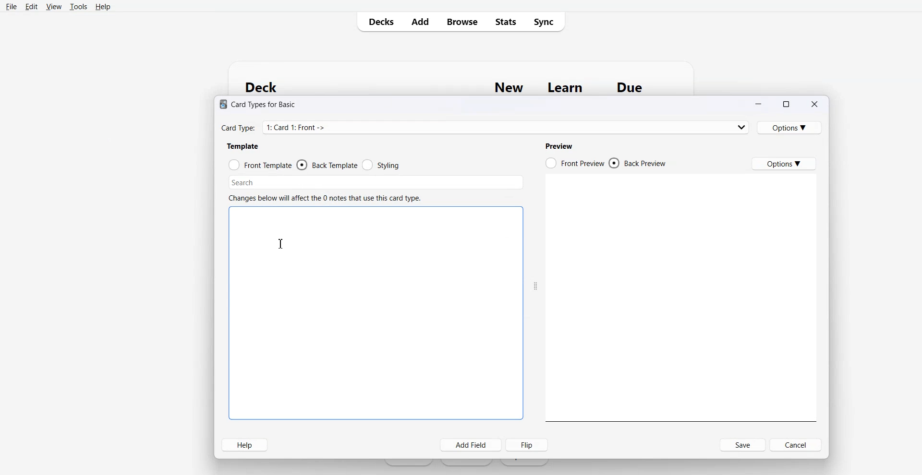 This screenshot has width=922, height=475. Describe the element at coordinates (245, 445) in the screenshot. I see `Help` at that location.